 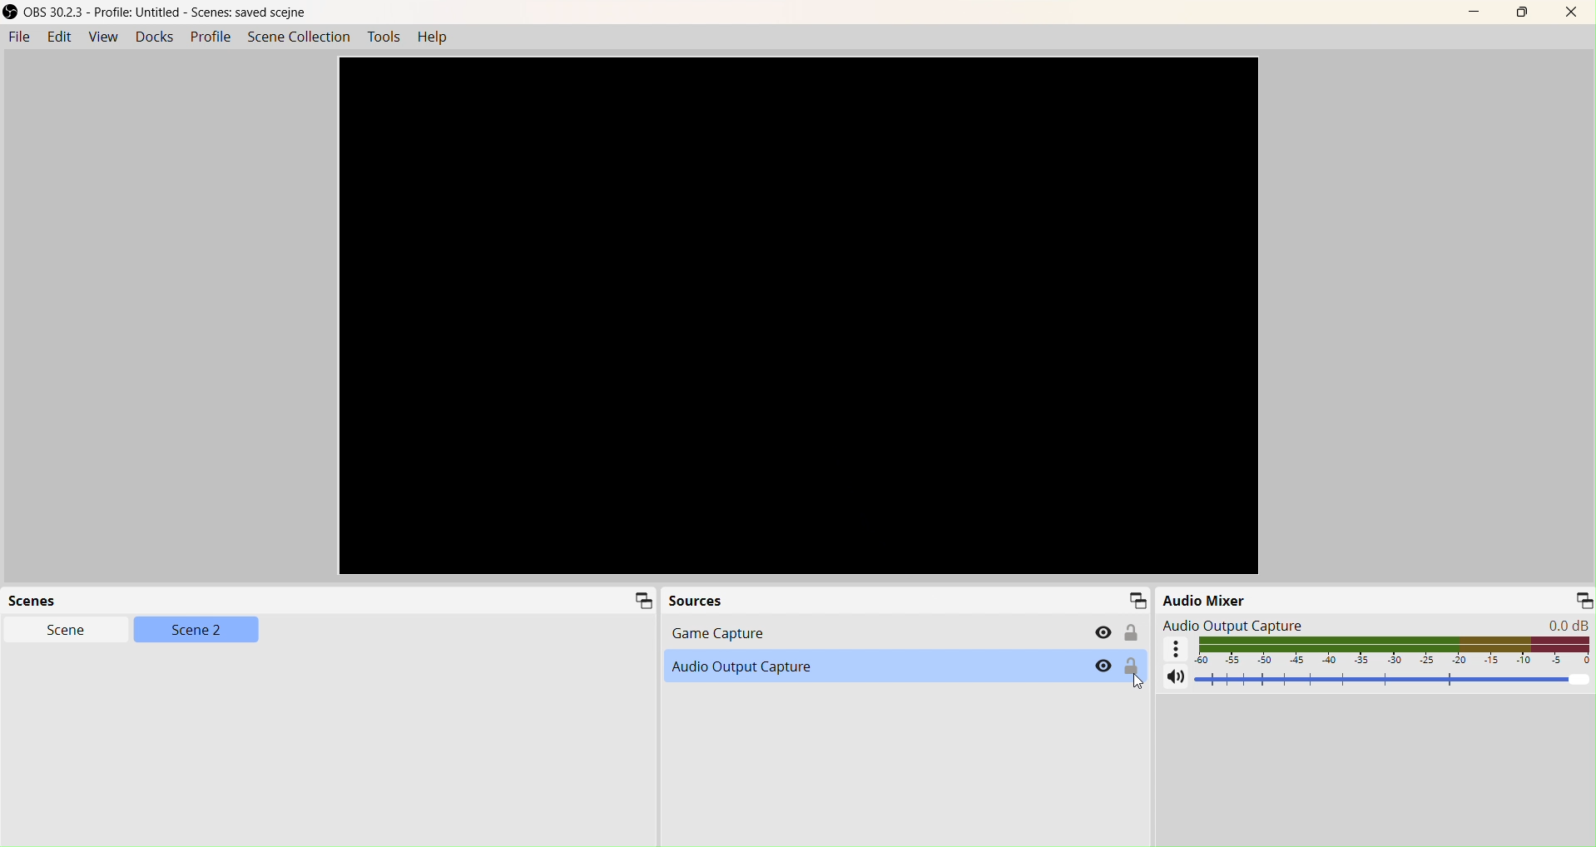 What do you see at coordinates (298, 38) in the screenshot?
I see `SceneCollection` at bounding box center [298, 38].